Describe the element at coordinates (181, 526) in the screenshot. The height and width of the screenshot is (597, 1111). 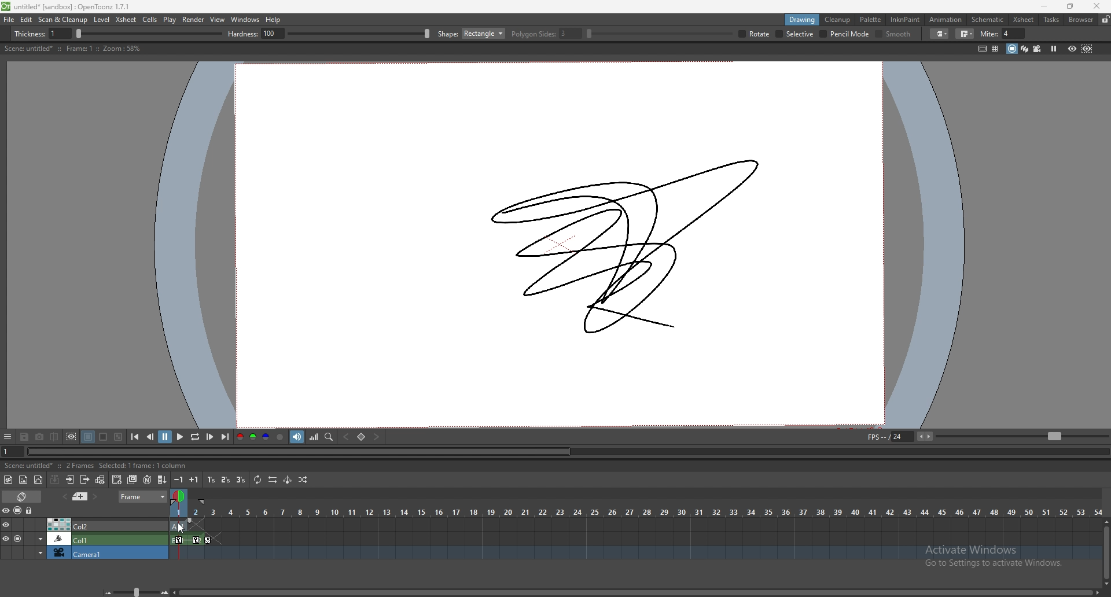
I see `cursor` at that location.